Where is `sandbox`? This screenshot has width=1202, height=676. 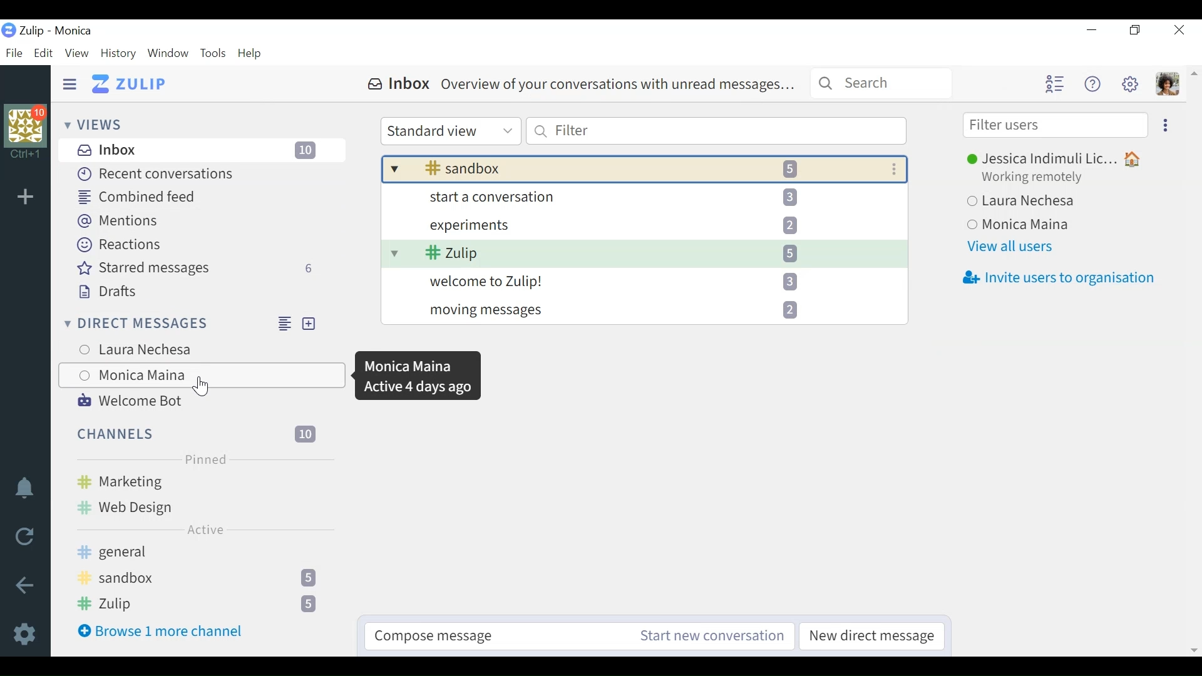 sandbox is located at coordinates (201, 577).